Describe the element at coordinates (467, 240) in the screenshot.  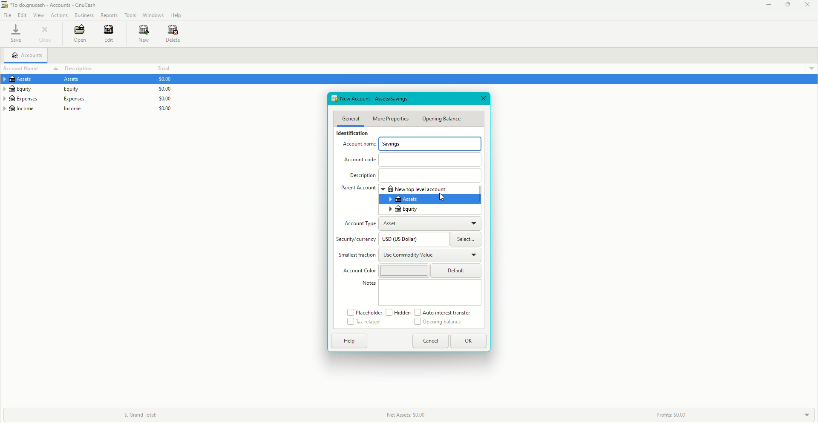
I see `Select` at that location.